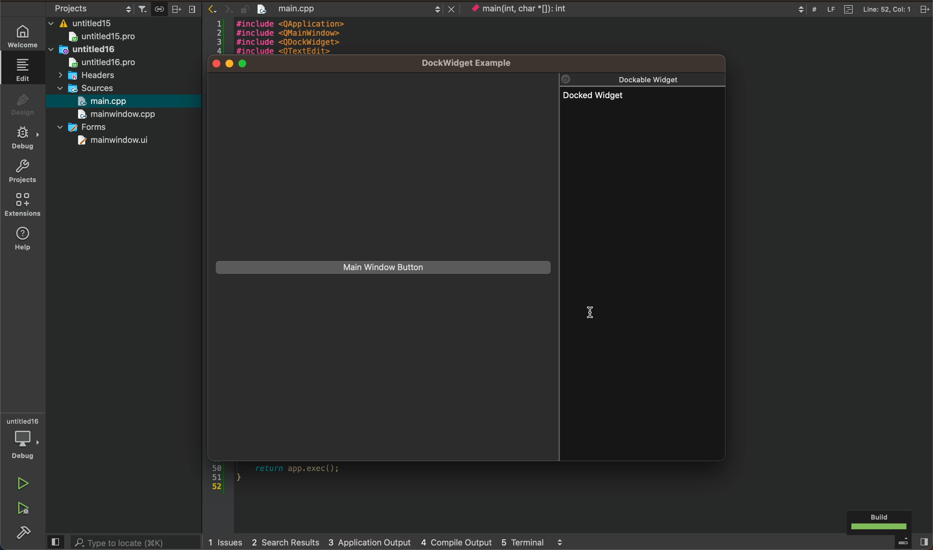 The width and height of the screenshot is (933, 550). I want to click on main window, so click(122, 114).